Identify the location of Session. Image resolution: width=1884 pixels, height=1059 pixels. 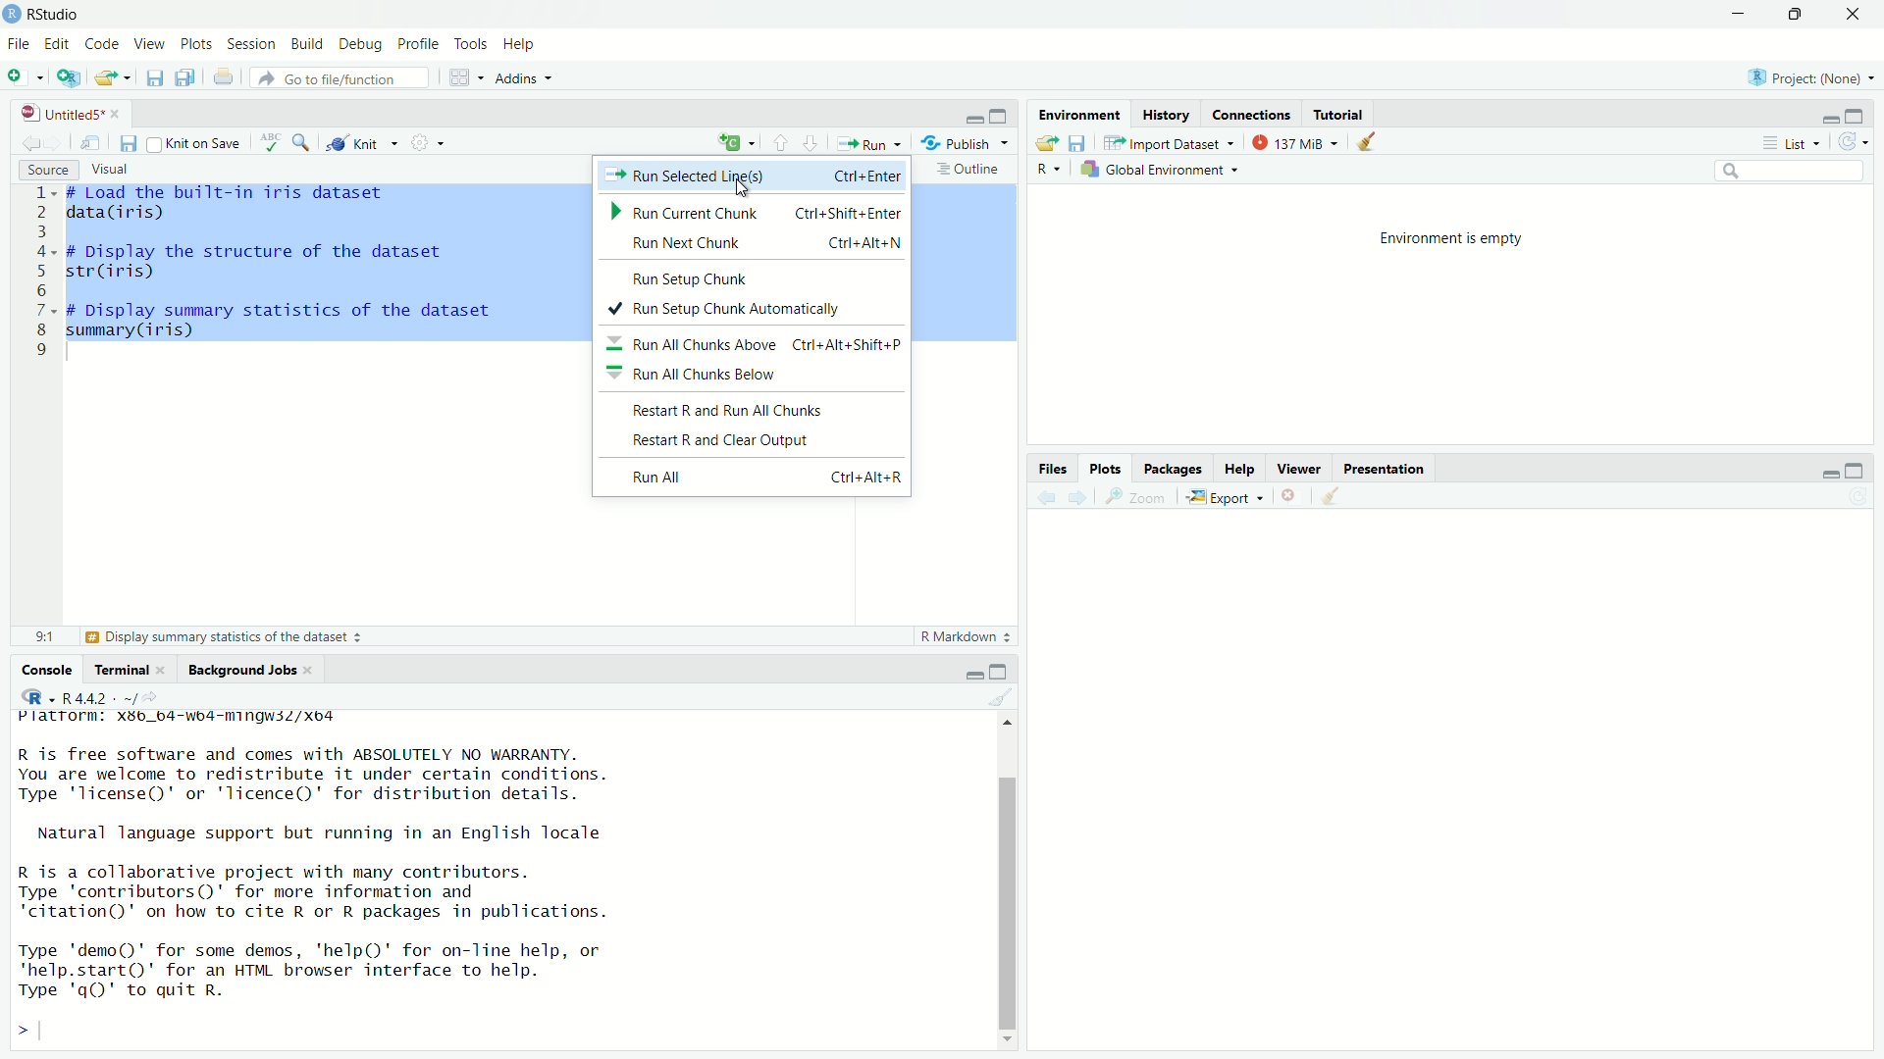
(252, 42).